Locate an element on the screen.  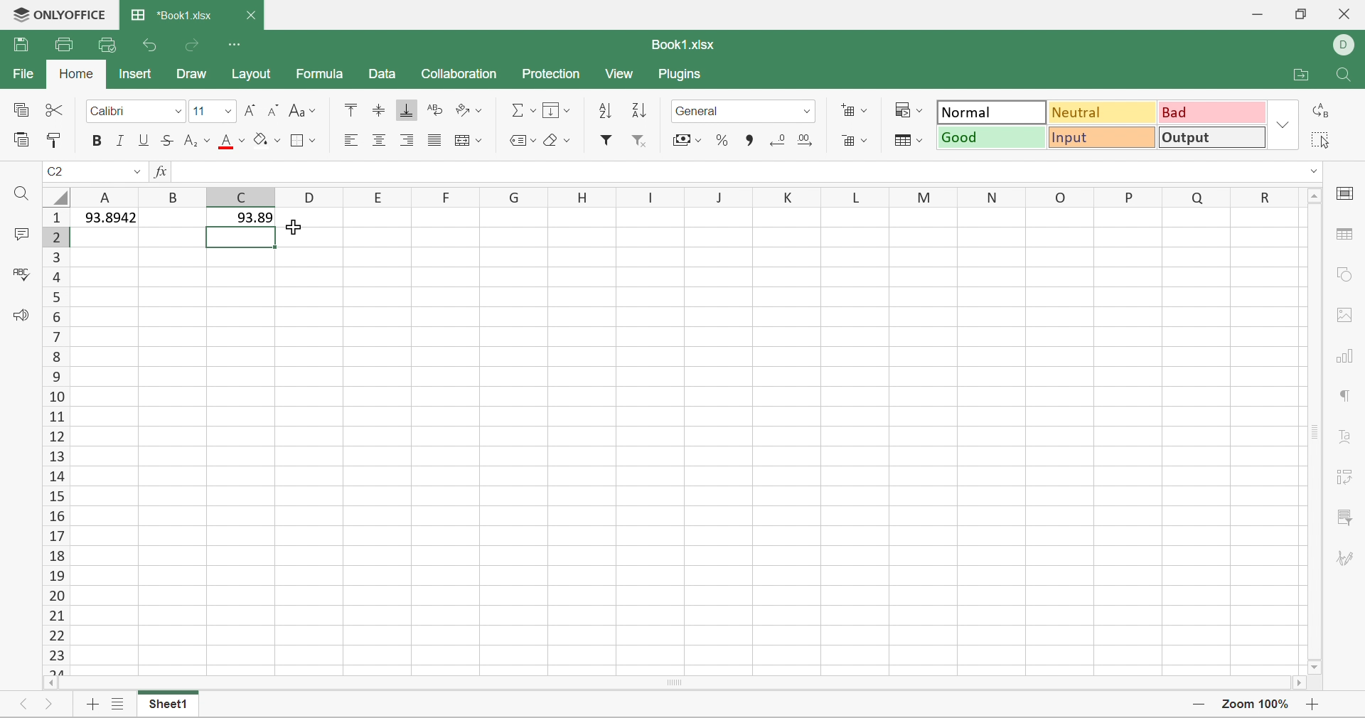
Formula is located at coordinates (321, 75).